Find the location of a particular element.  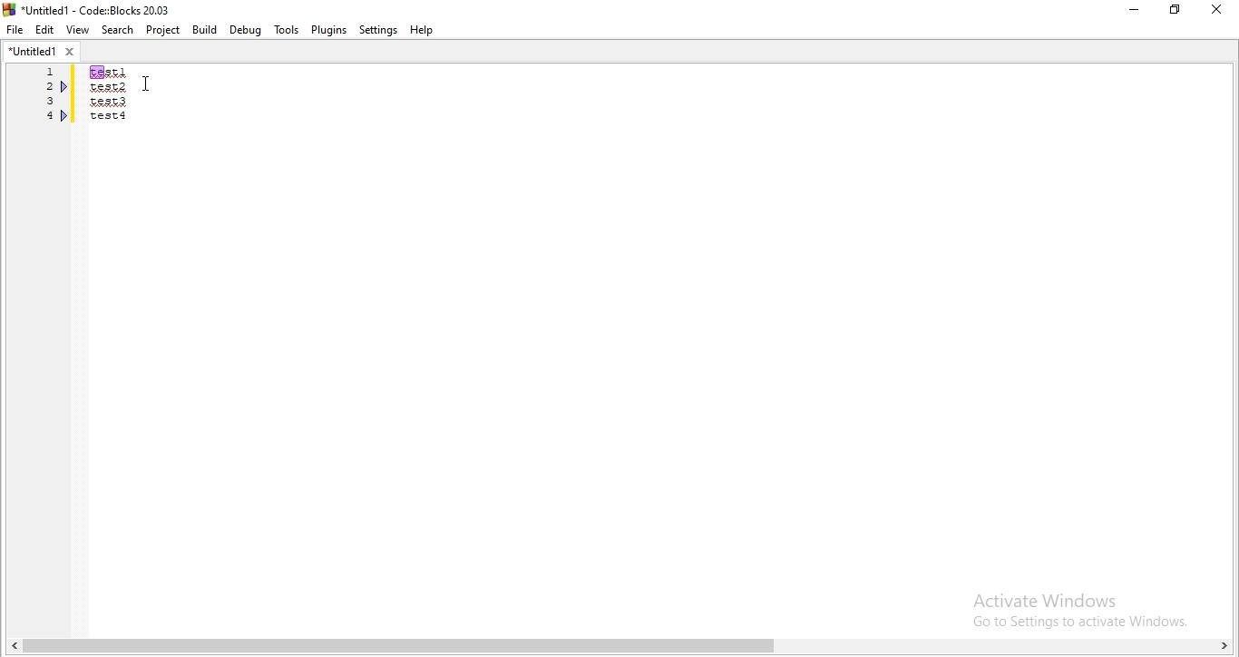

Maximize is located at coordinates (1178, 12).